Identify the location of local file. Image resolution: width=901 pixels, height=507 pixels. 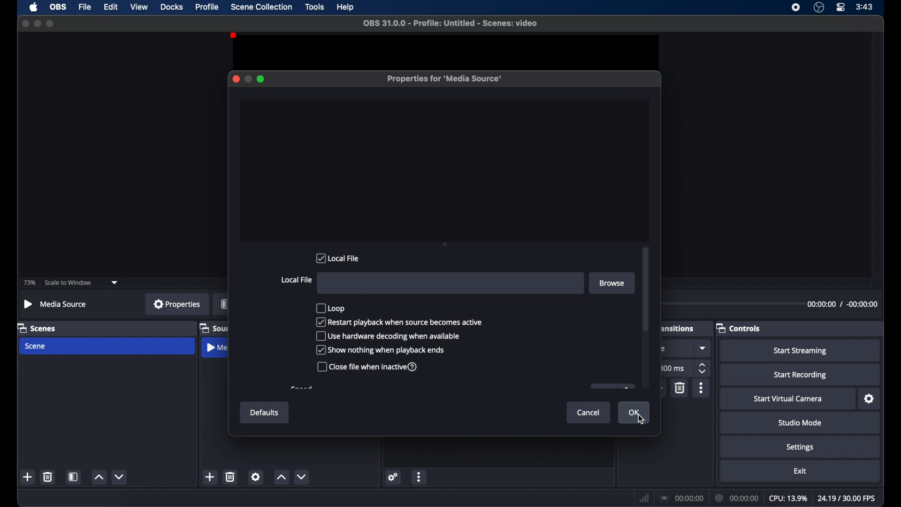
(297, 280).